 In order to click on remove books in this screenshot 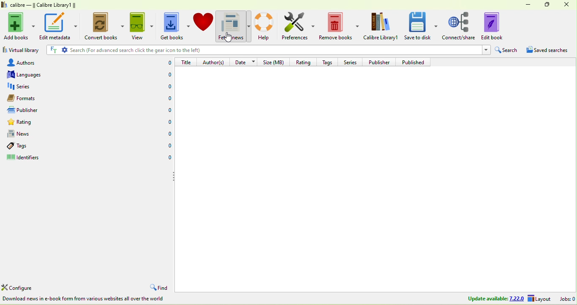, I will do `click(335, 27)`.